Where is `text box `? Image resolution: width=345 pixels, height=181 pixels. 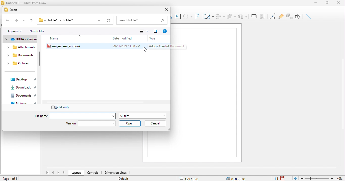 text box  is located at coordinates (177, 16).